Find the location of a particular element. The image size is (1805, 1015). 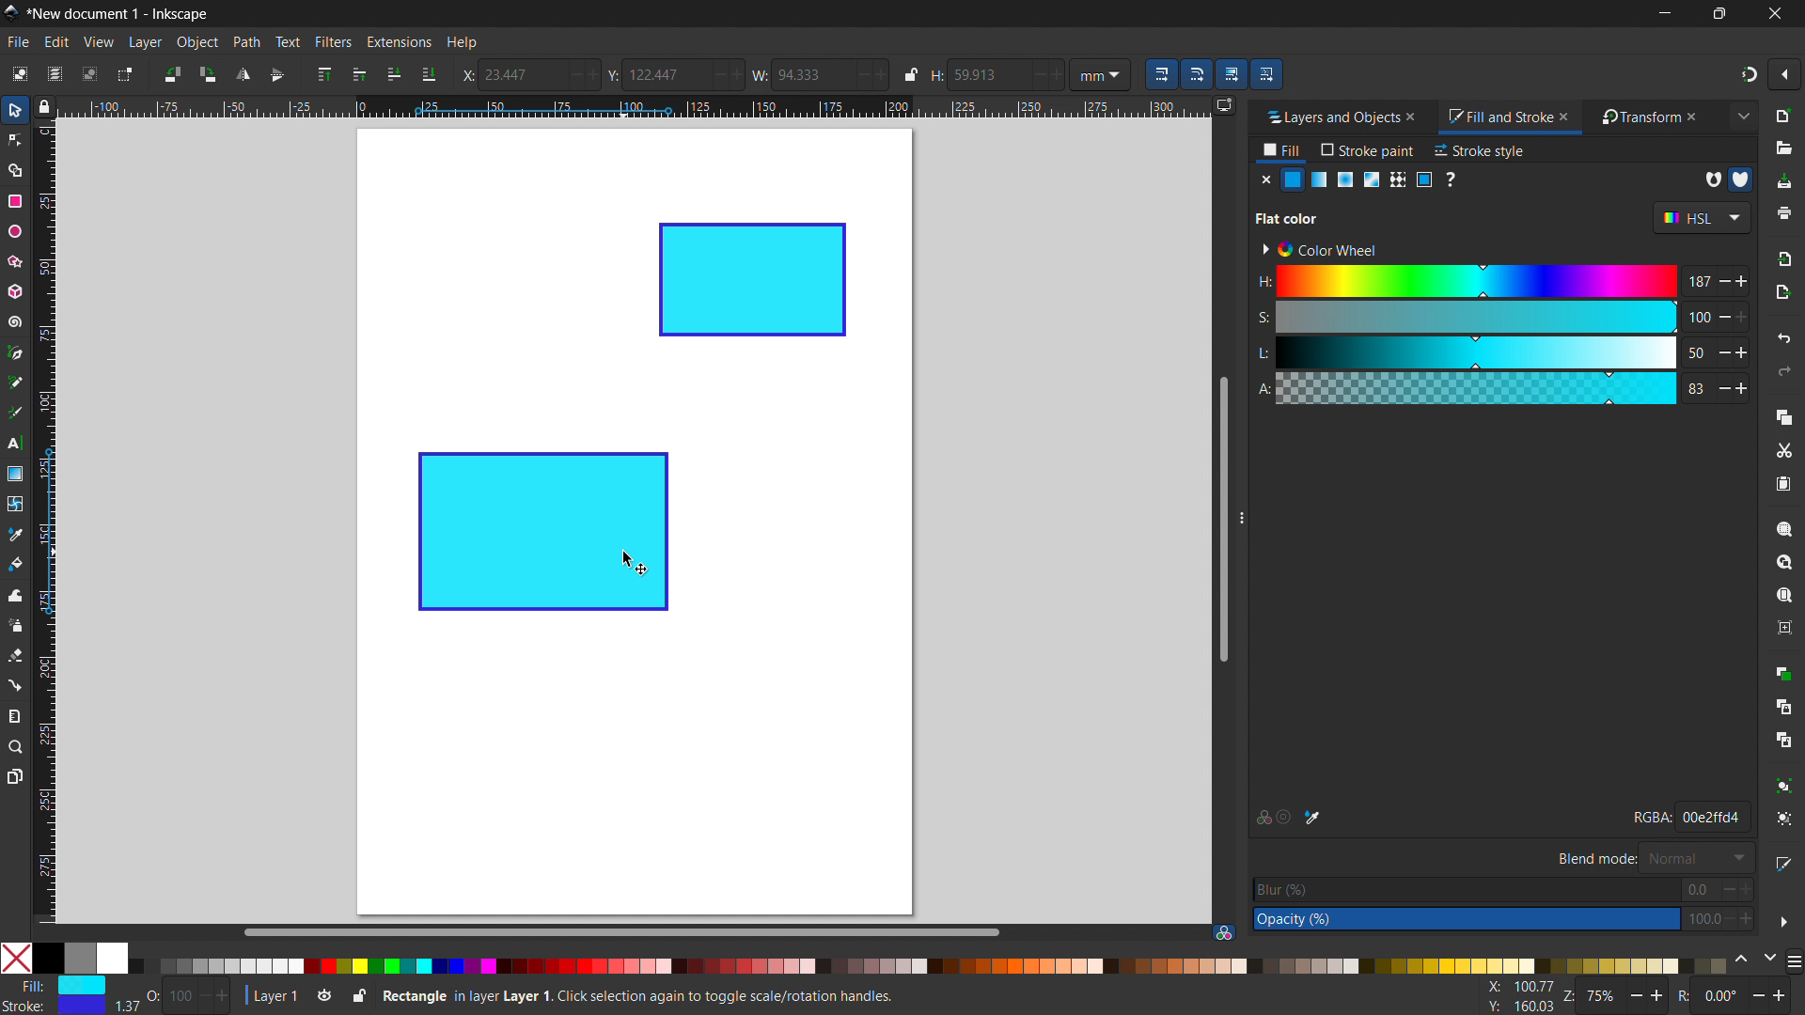

snapping options is located at coordinates (1784, 74).